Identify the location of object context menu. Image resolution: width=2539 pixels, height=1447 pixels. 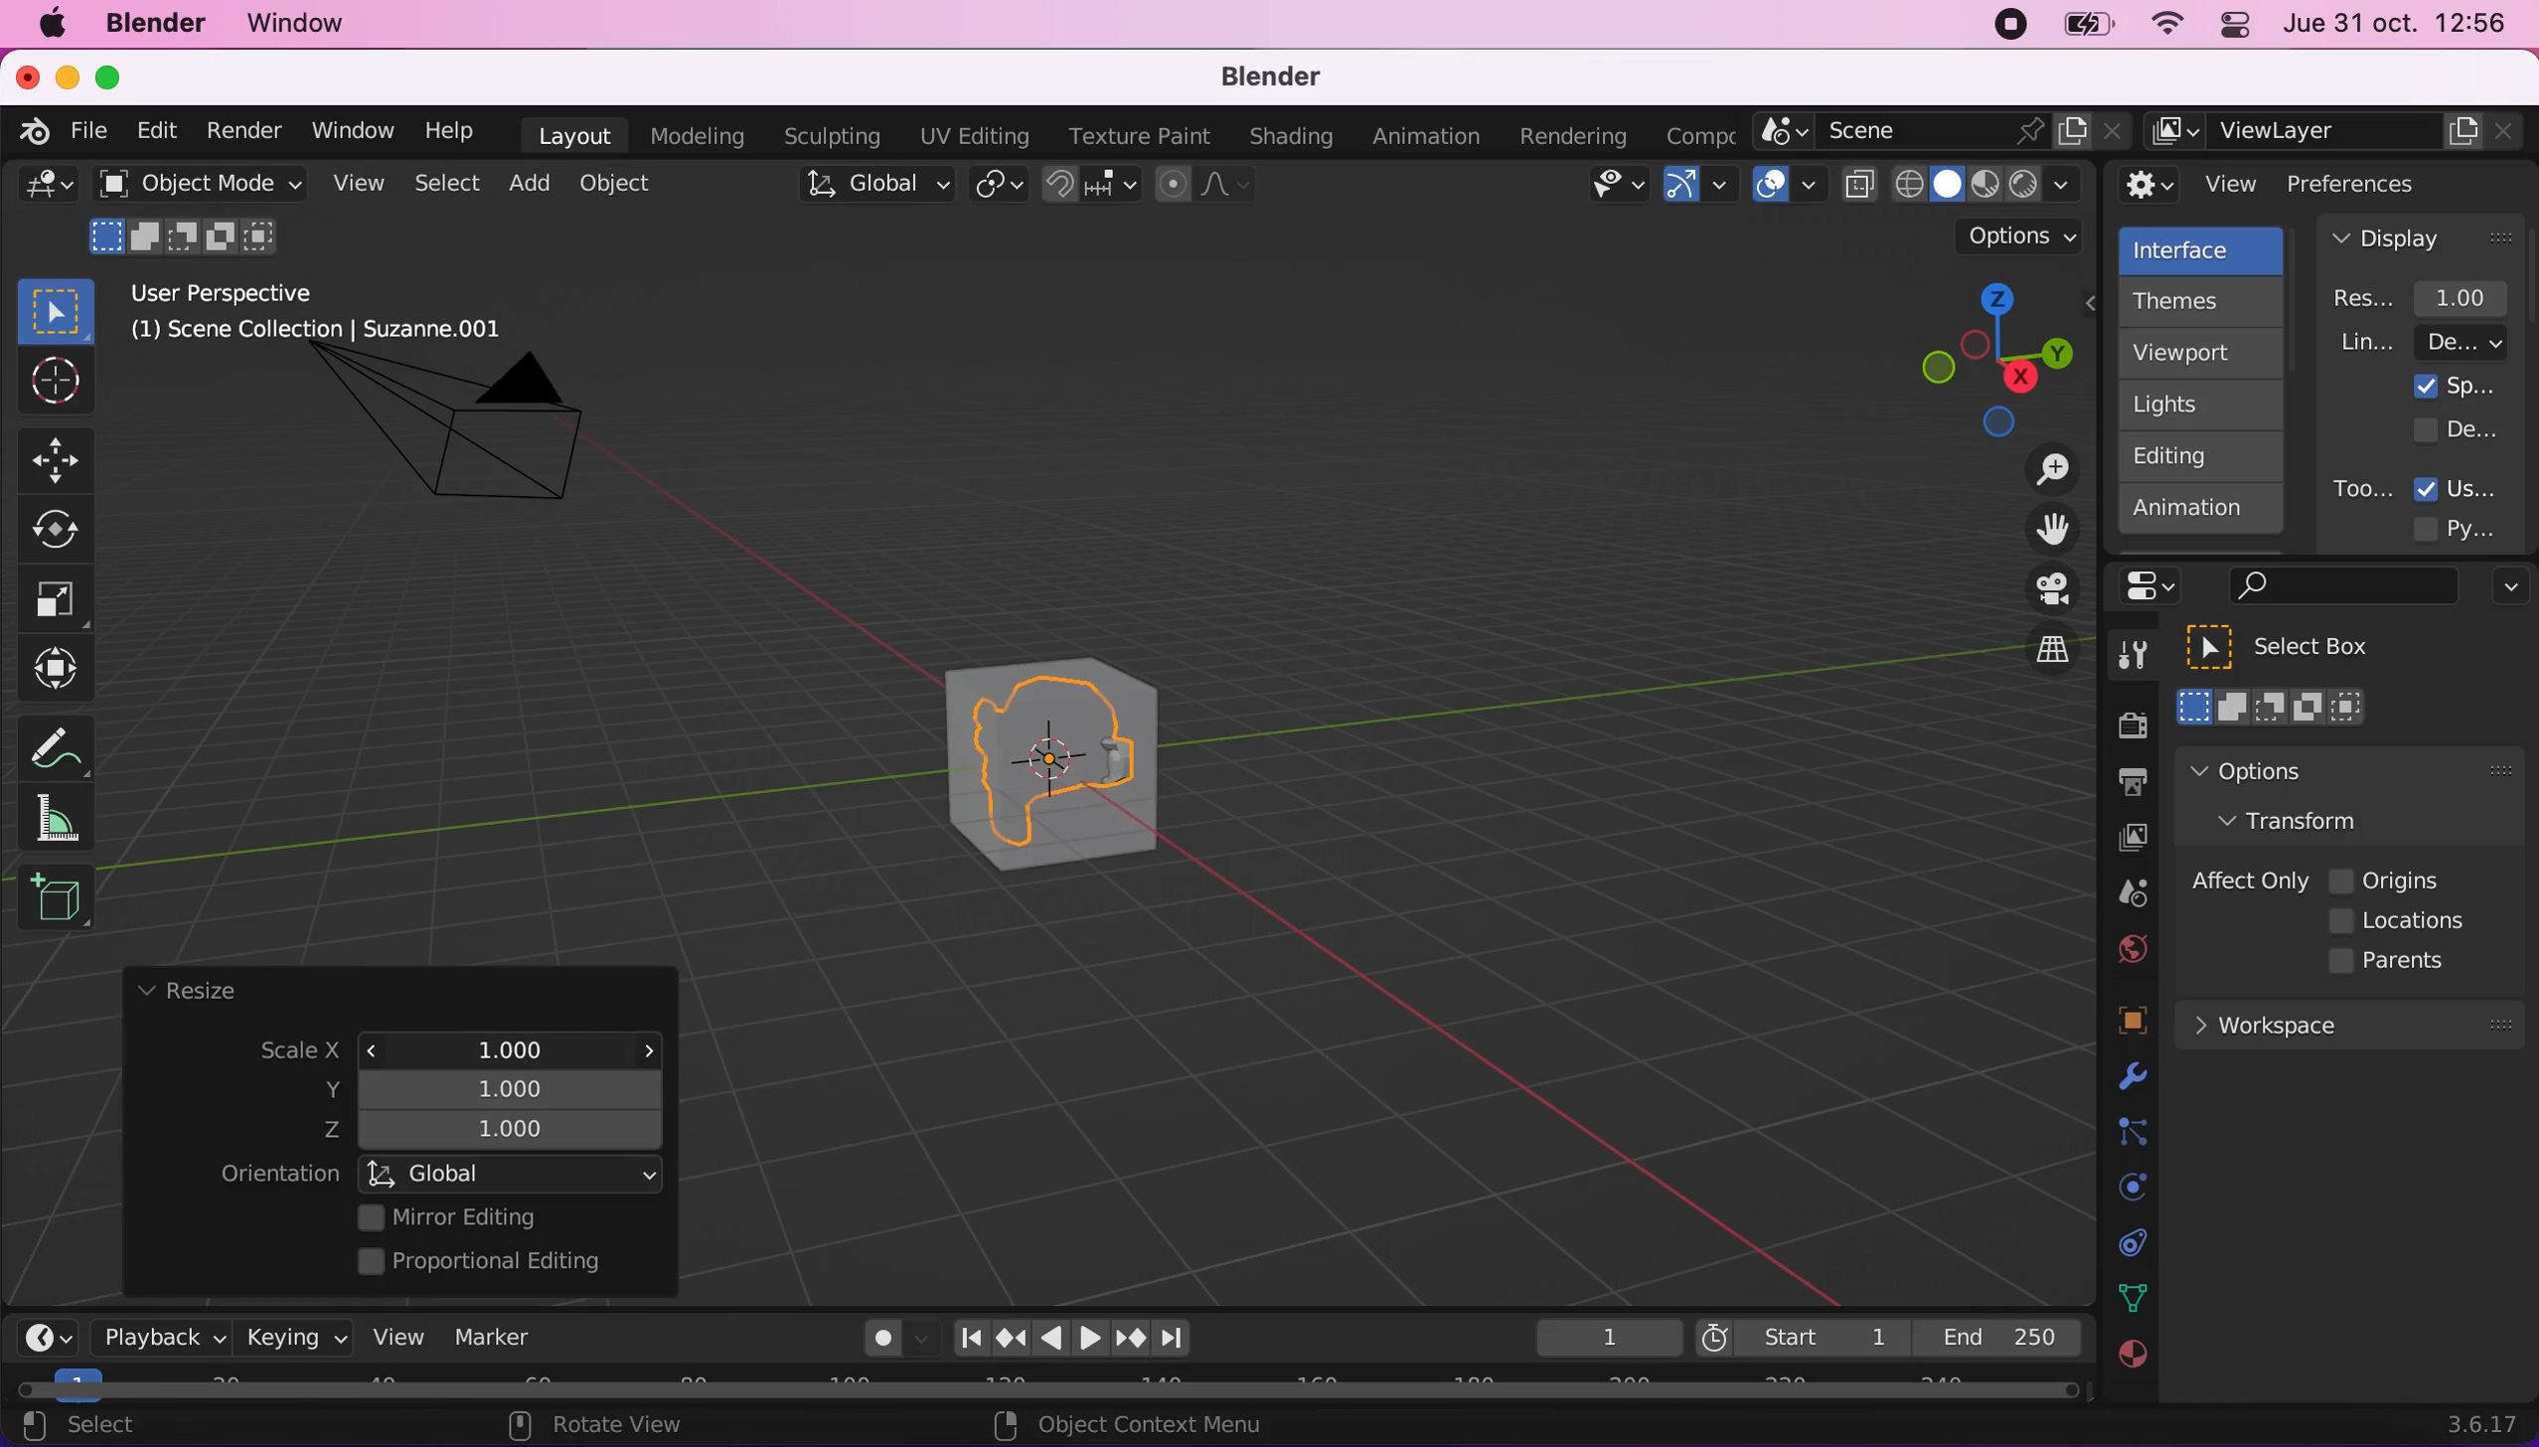
(1135, 1424).